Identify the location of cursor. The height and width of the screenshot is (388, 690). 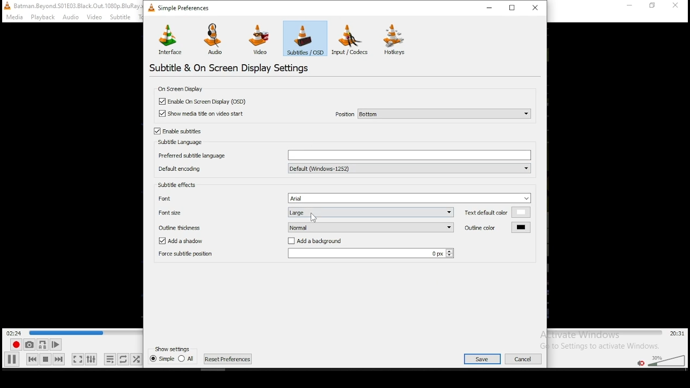
(314, 217).